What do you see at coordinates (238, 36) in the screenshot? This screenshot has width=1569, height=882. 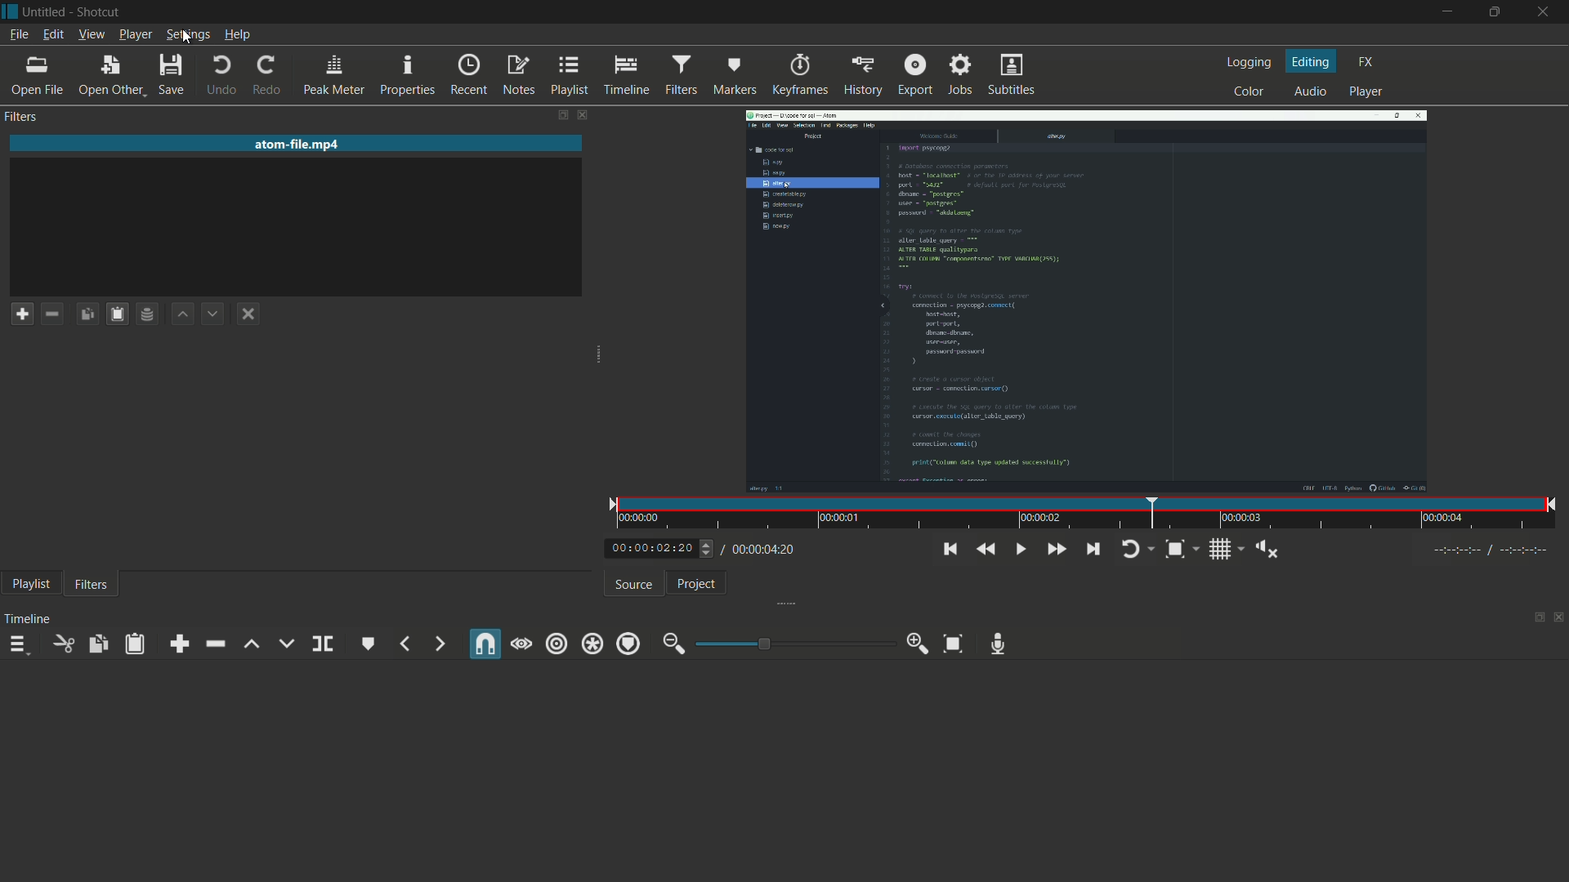 I see `help menu` at bounding box center [238, 36].